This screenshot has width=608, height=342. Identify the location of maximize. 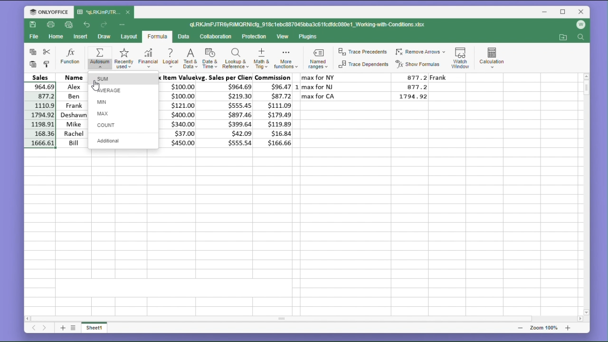
(563, 11).